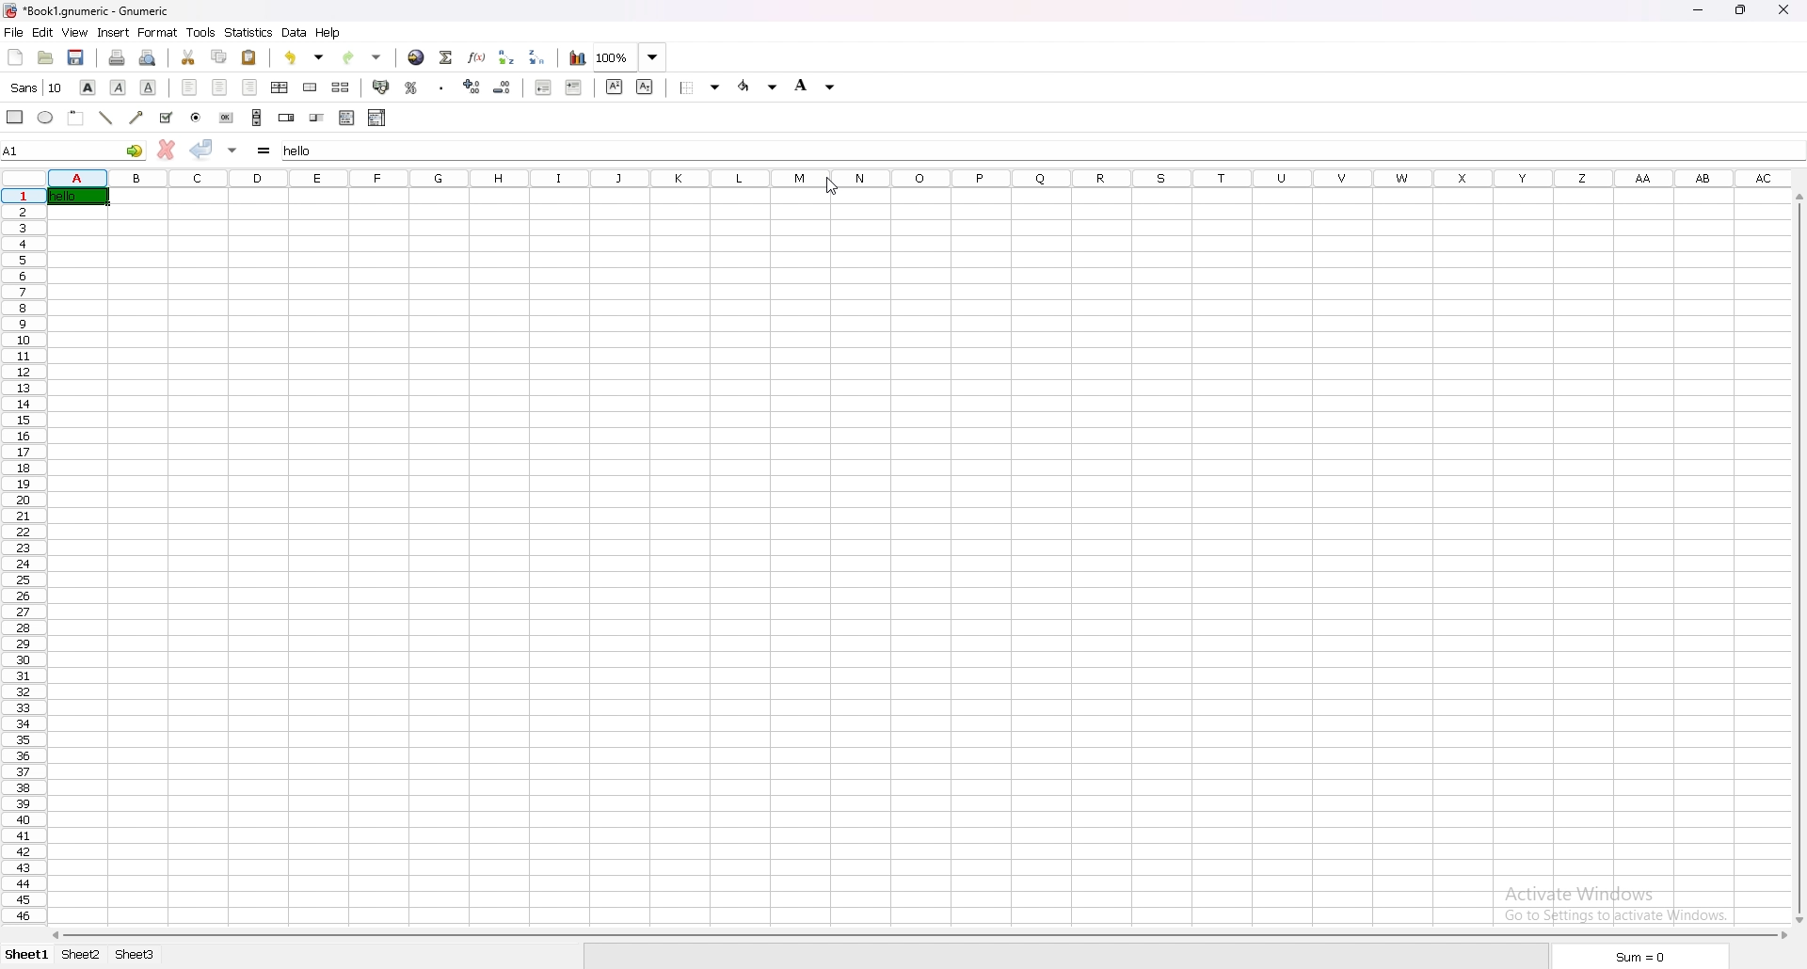  Describe the element at coordinates (441, 87) in the screenshot. I see `thousands separator` at that location.